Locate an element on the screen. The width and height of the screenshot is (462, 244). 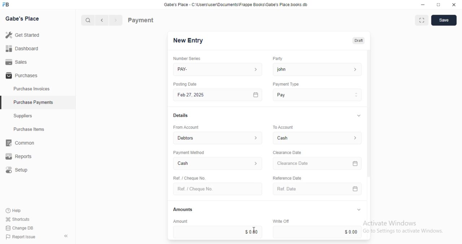
Reference Date is located at coordinates (287, 177).